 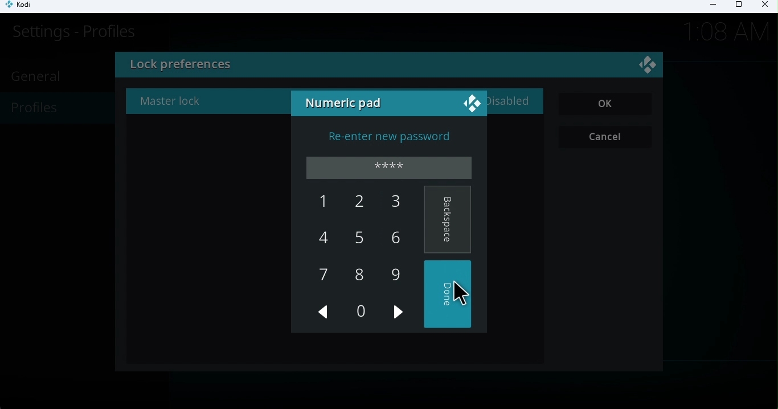 I want to click on 8, so click(x=358, y=275).